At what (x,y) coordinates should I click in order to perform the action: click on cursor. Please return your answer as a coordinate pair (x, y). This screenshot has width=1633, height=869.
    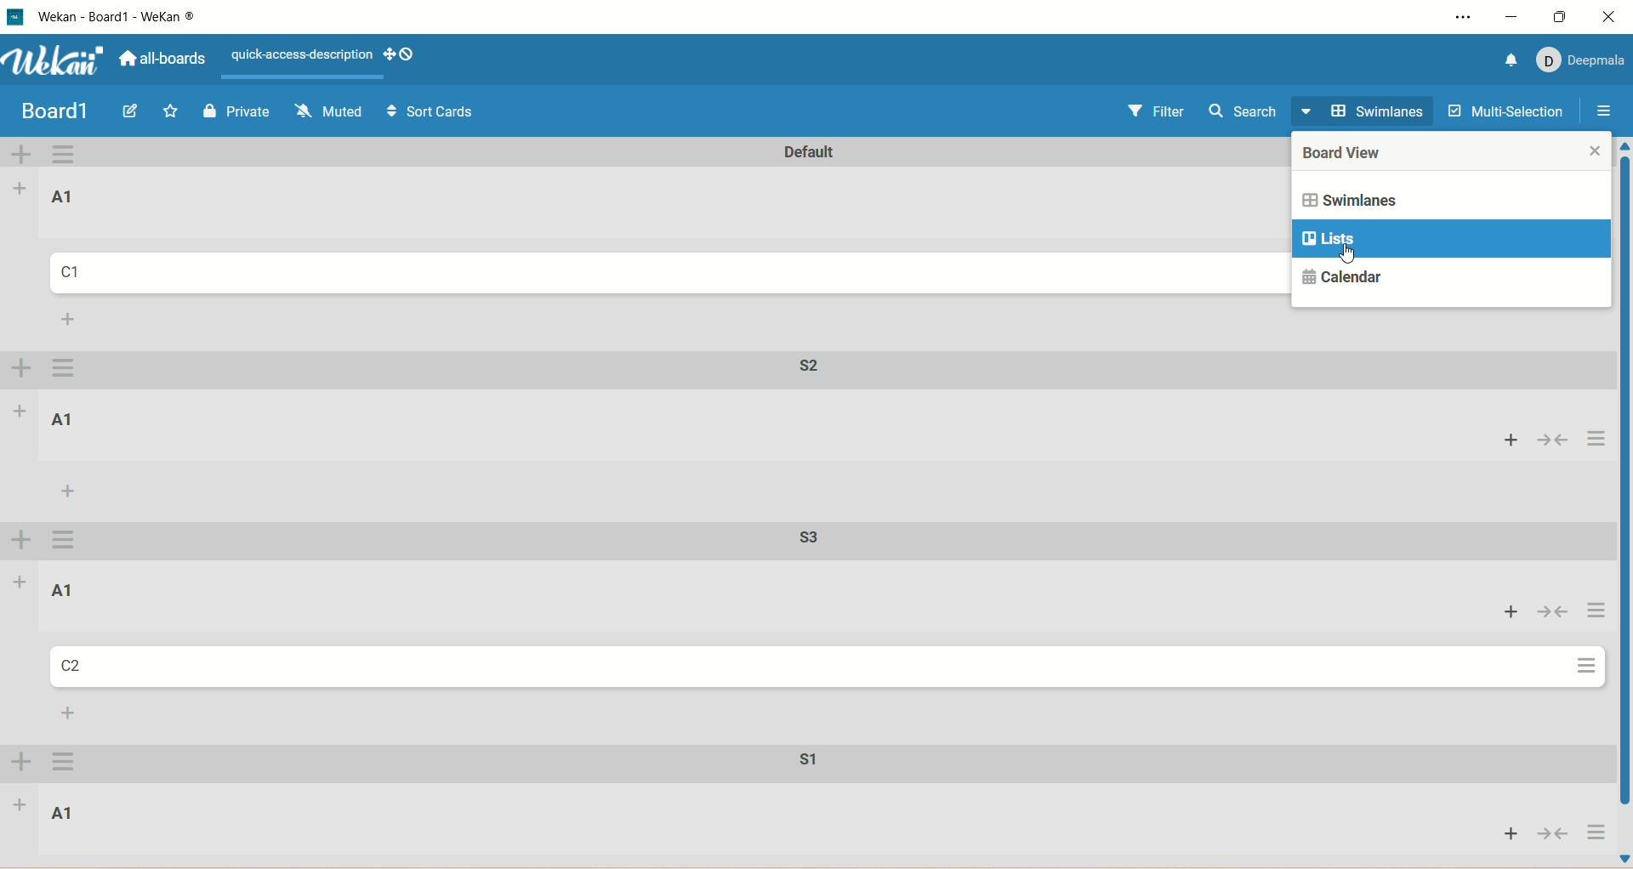
    Looking at the image, I should click on (1358, 257).